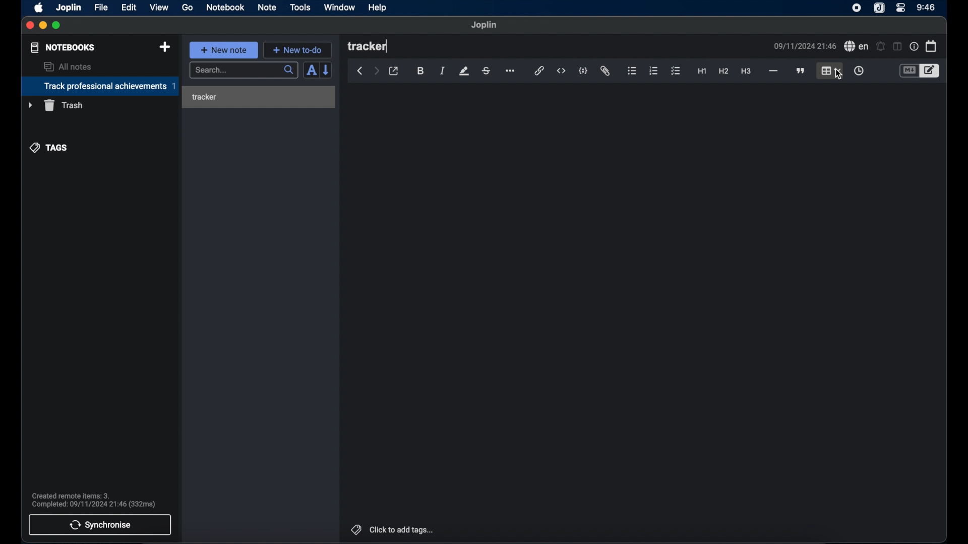  What do you see at coordinates (30, 25) in the screenshot?
I see `close` at bounding box center [30, 25].